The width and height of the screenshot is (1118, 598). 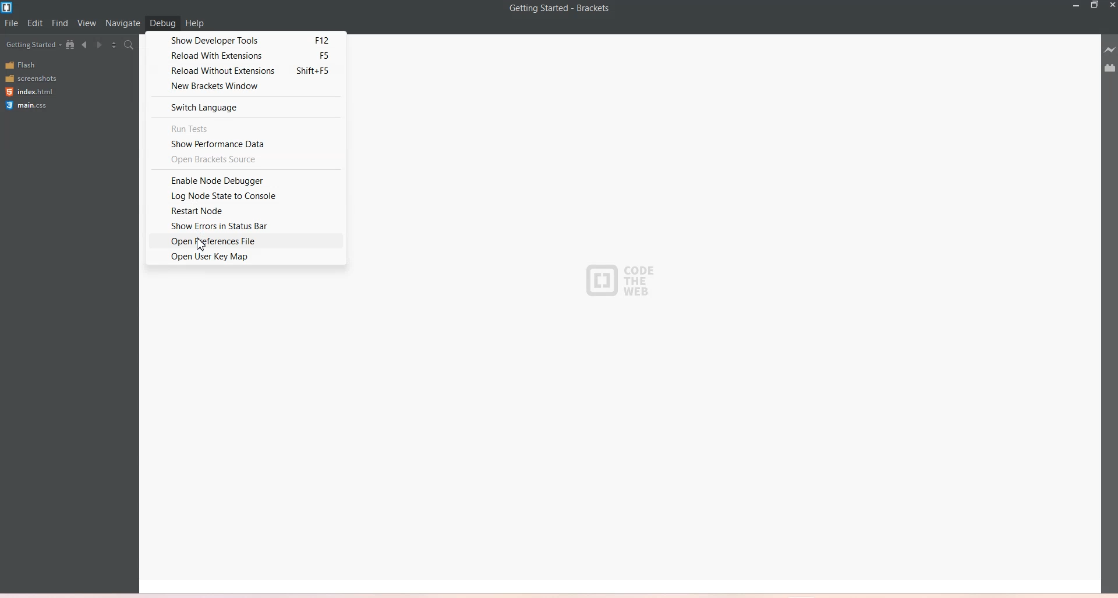 What do you see at coordinates (245, 241) in the screenshot?
I see `Open preferences file` at bounding box center [245, 241].